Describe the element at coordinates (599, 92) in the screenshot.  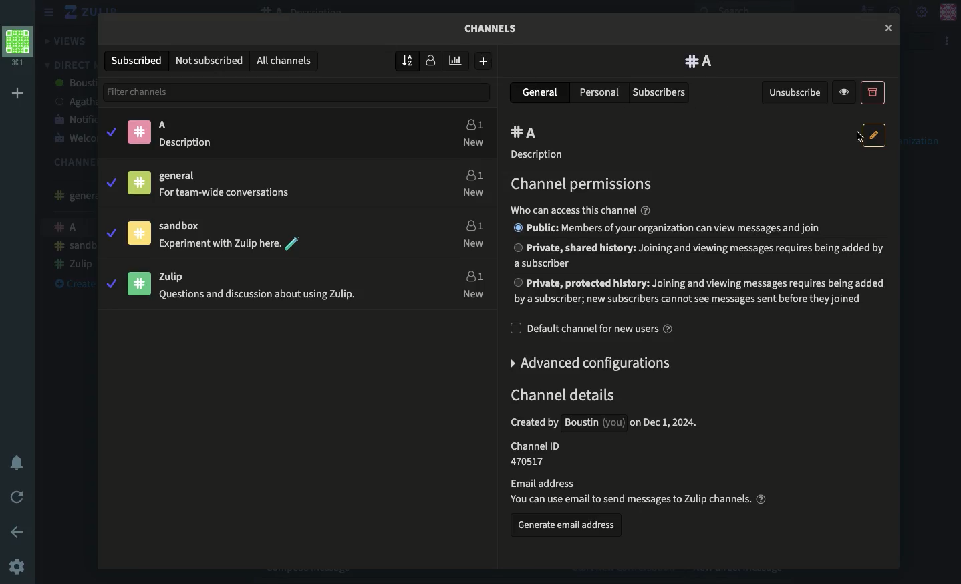
I see `Personal` at that location.